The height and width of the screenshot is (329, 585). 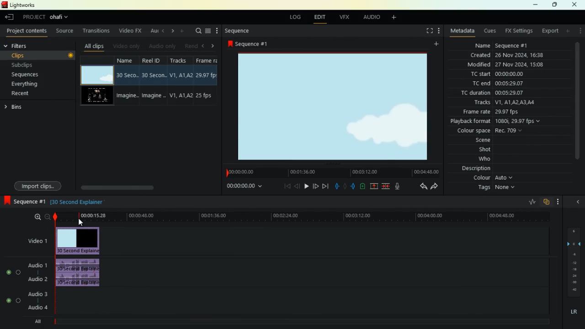 I want to click on audio, so click(x=374, y=17).